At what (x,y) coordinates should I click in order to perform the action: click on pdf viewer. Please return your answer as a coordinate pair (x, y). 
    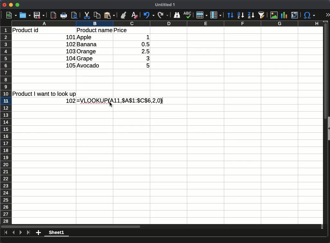
    Looking at the image, I should click on (53, 15).